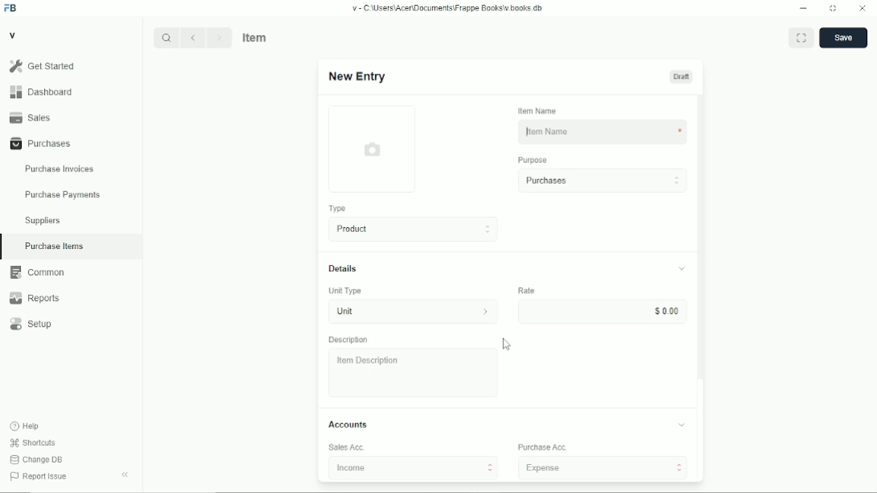 Image resolution: width=877 pixels, height=493 pixels. Describe the element at coordinates (59, 169) in the screenshot. I see `purchase invoices` at that location.